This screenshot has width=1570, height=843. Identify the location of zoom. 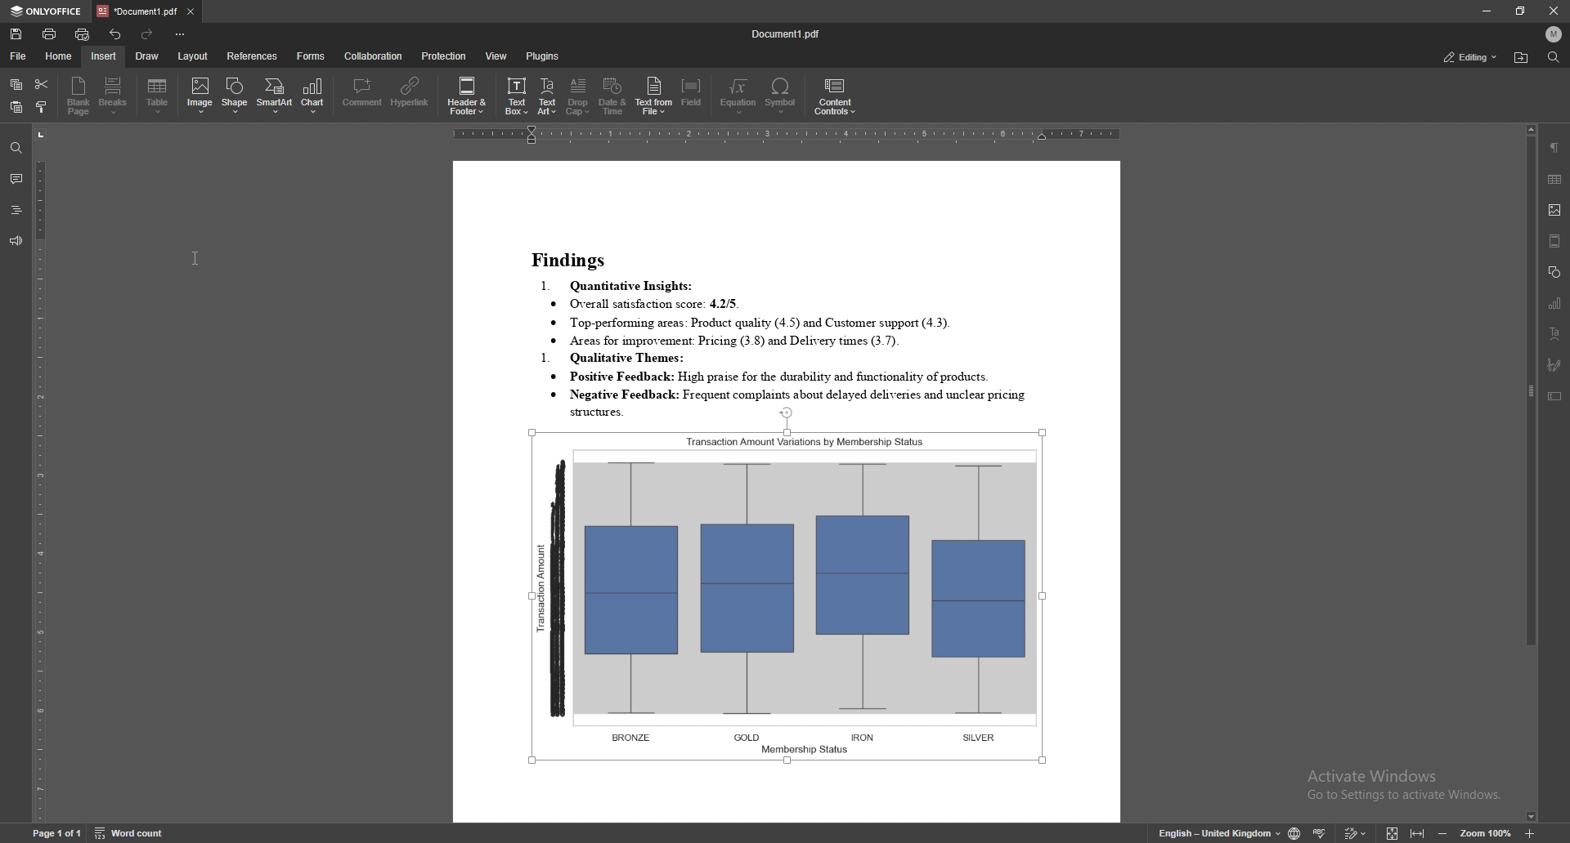
(1485, 833).